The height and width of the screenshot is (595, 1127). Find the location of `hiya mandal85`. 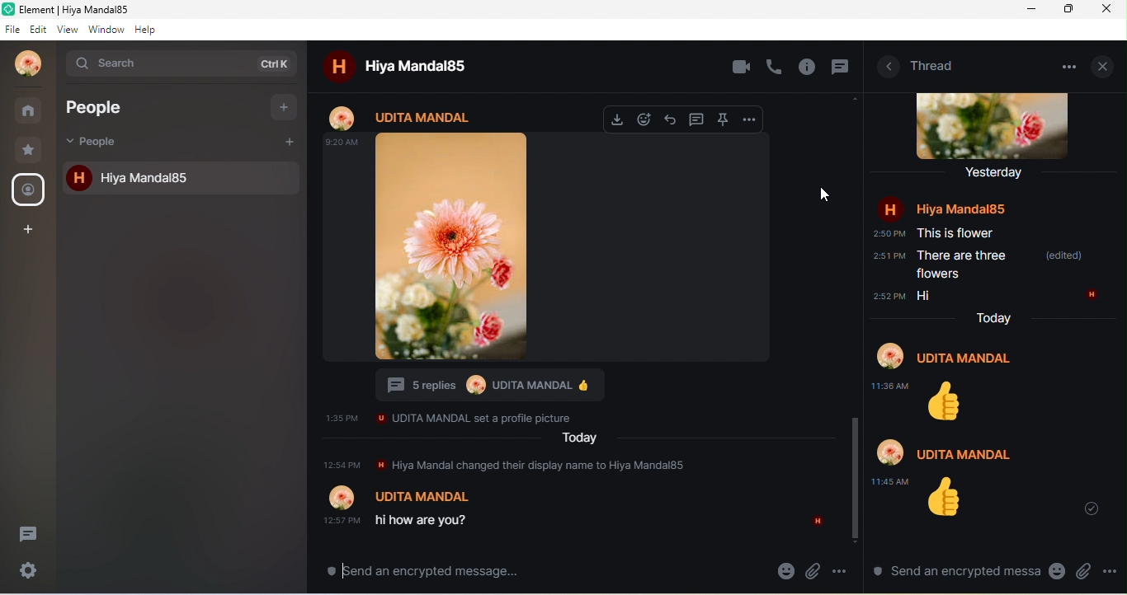

hiya mandal85 is located at coordinates (198, 177).